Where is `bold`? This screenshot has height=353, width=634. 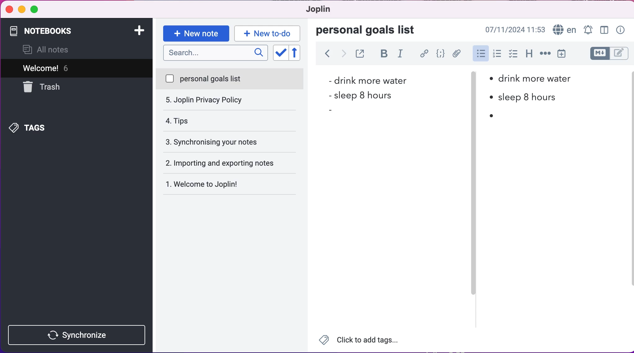 bold is located at coordinates (382, 55).